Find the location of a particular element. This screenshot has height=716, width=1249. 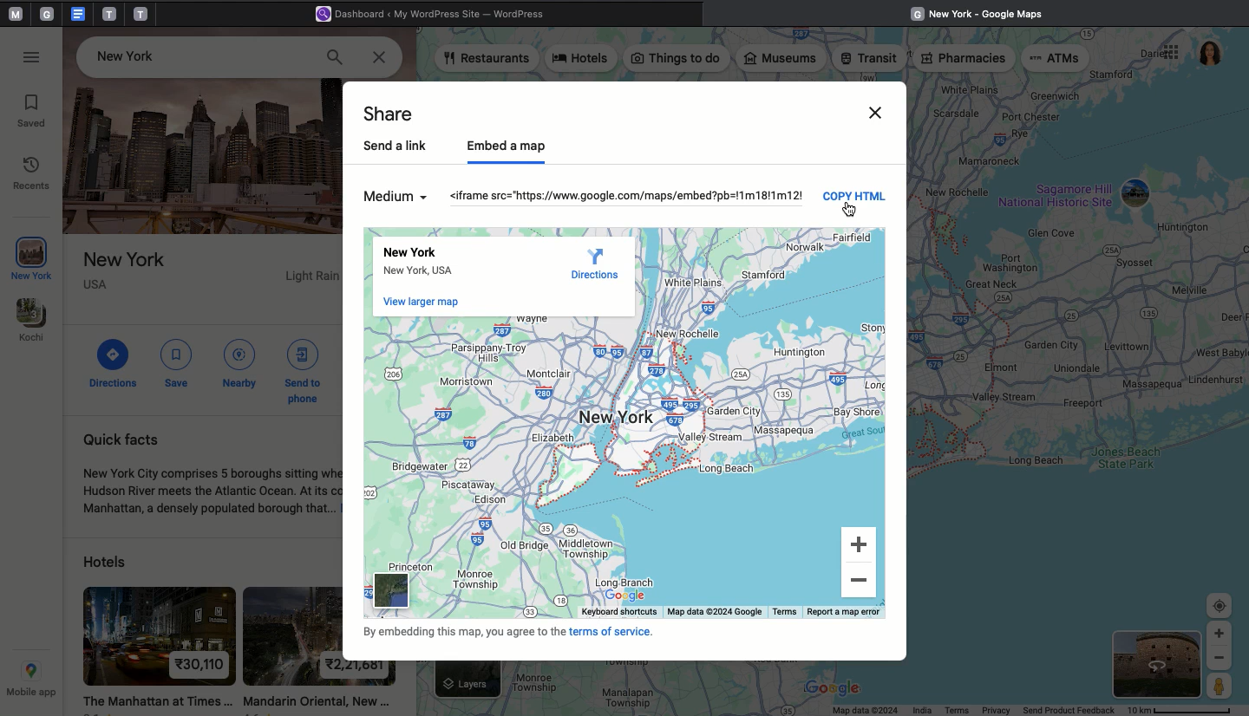

Send a link is located at coordinates (400, 146).